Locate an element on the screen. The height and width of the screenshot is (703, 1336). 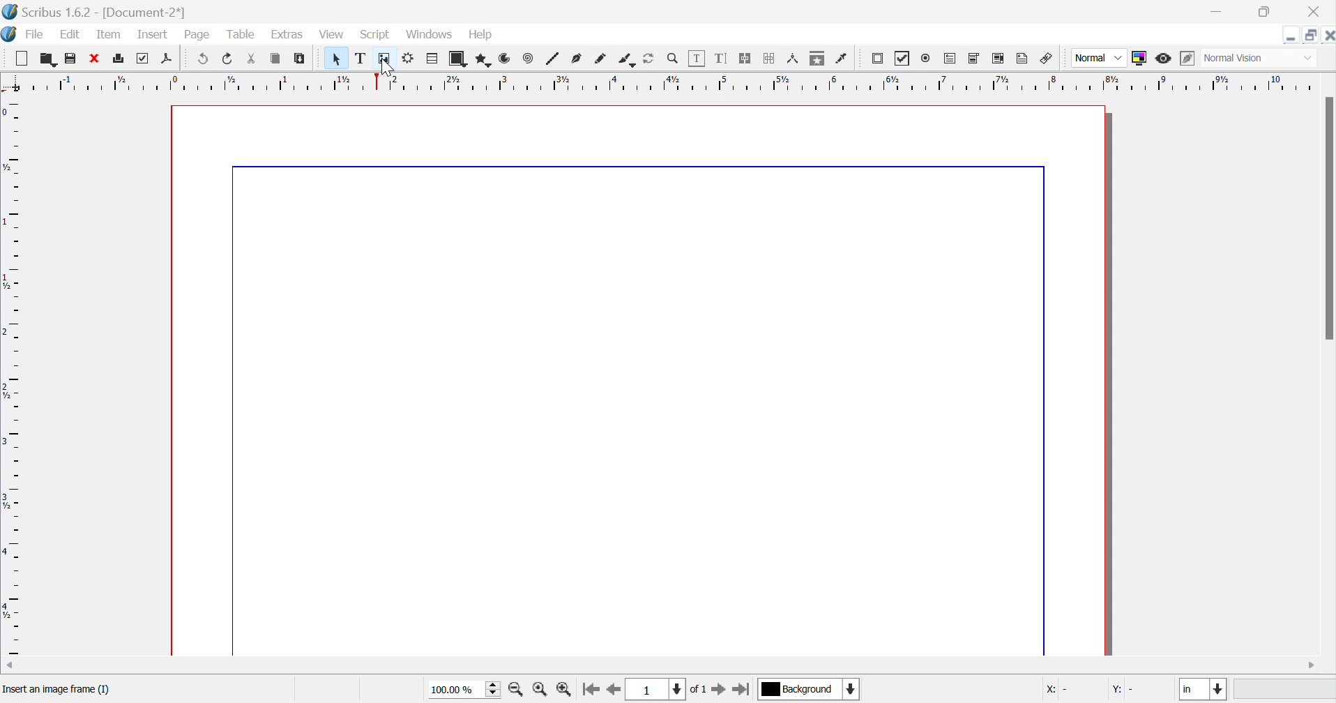
zoom out is located at coordinates (565, 690).